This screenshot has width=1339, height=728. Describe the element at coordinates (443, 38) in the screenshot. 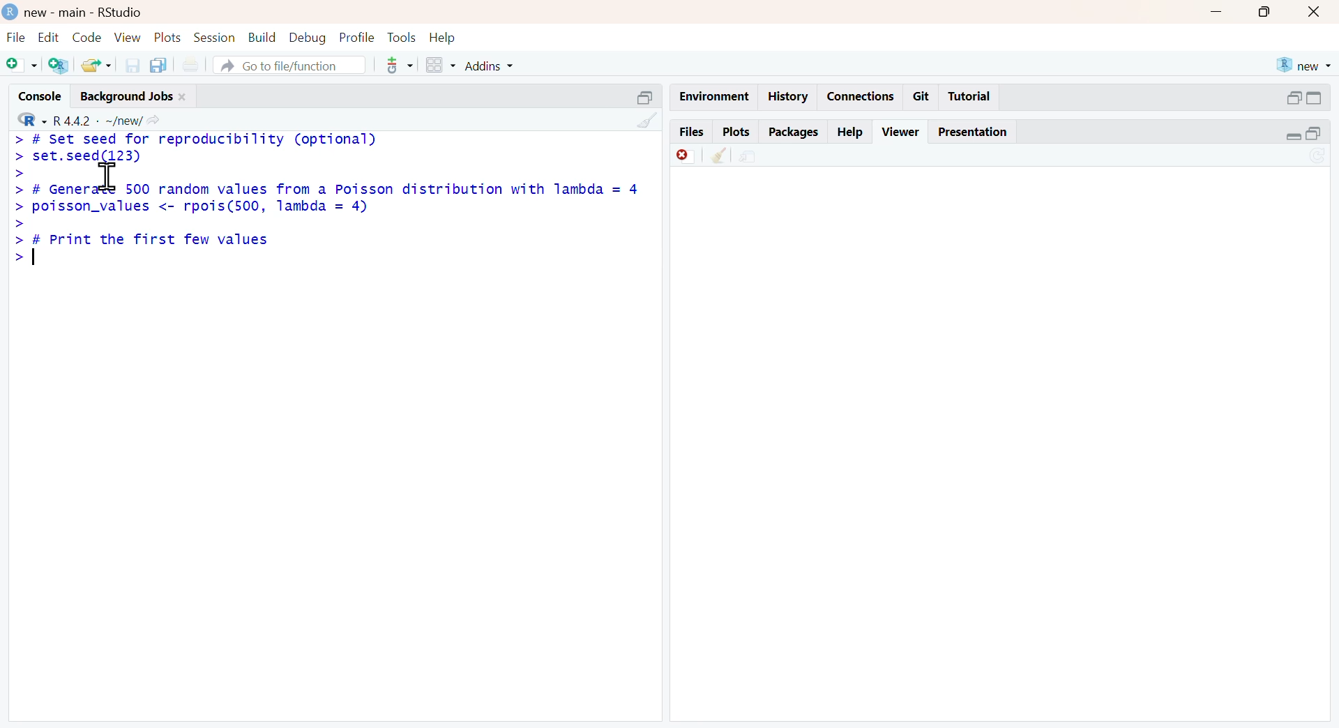

I see `help` at that location.